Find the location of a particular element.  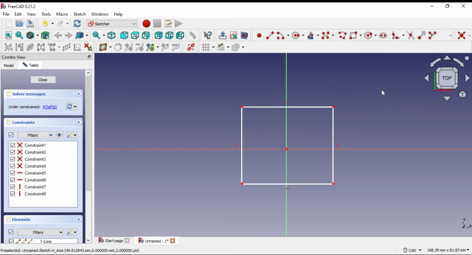

show/hide all constraints in 3D view is located at coordinates (60, 135).